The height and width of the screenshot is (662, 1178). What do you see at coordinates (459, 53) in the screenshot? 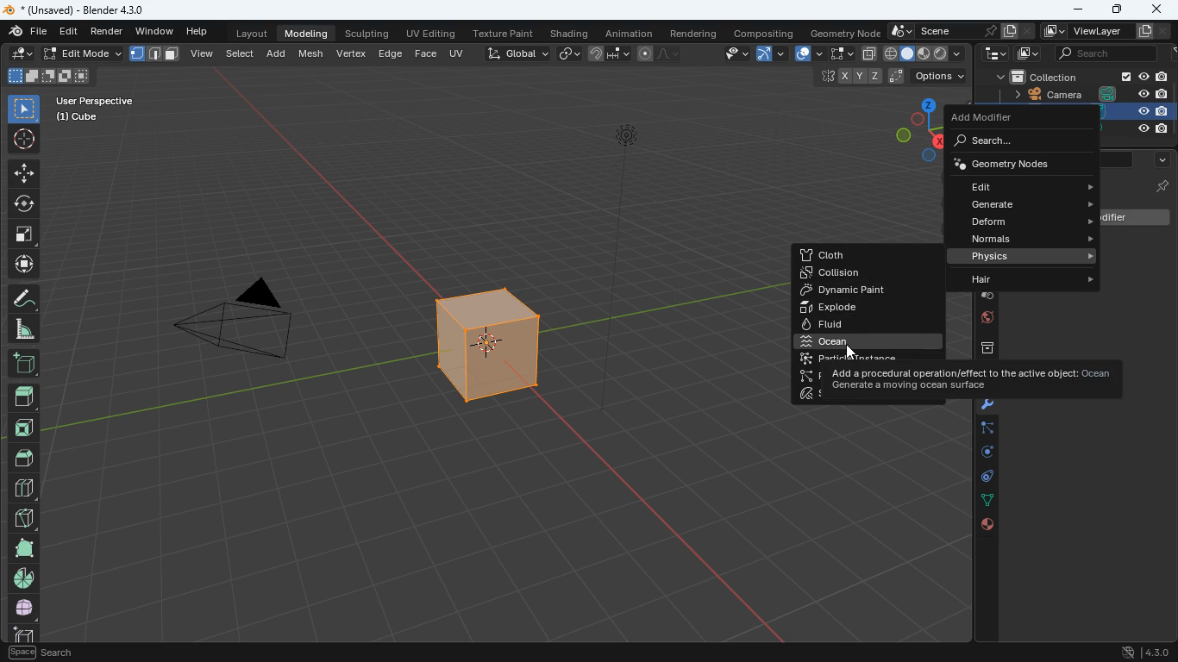
I see `uv` at bounding box center [459, 53].